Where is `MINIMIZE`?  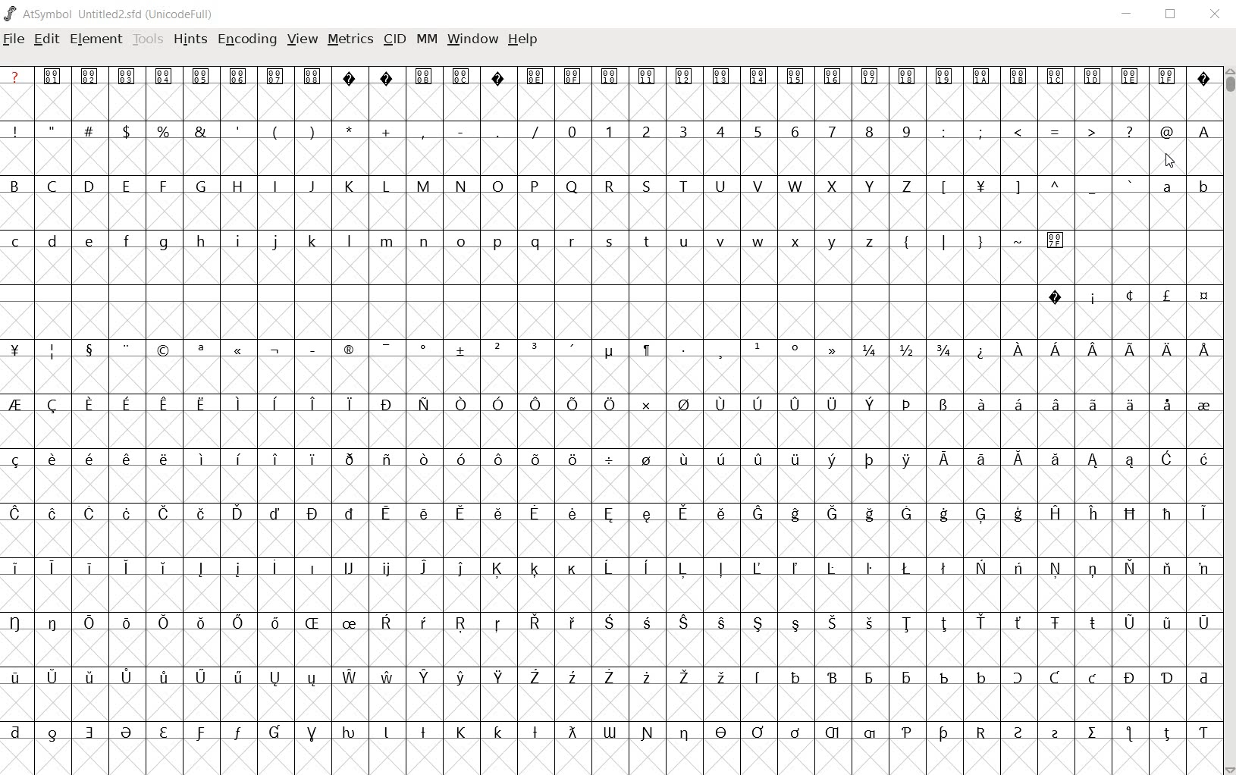
MINIMIZE is located at coordinates (1131, 17).